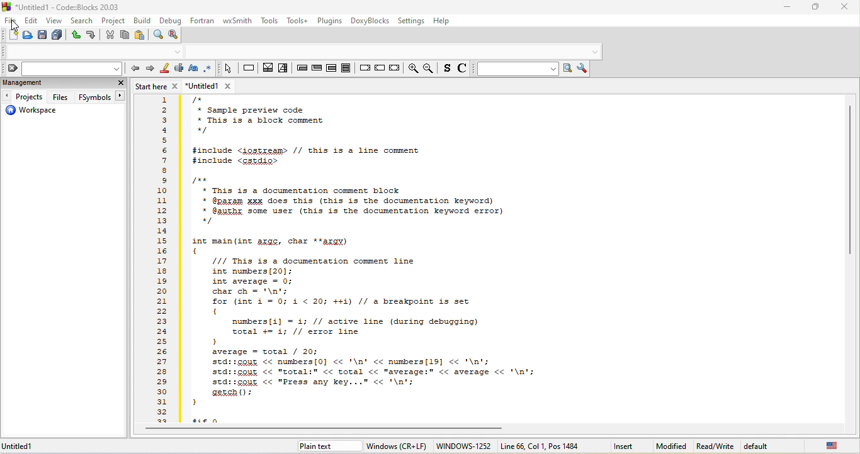  I want to click on match case, so click(195, 70).